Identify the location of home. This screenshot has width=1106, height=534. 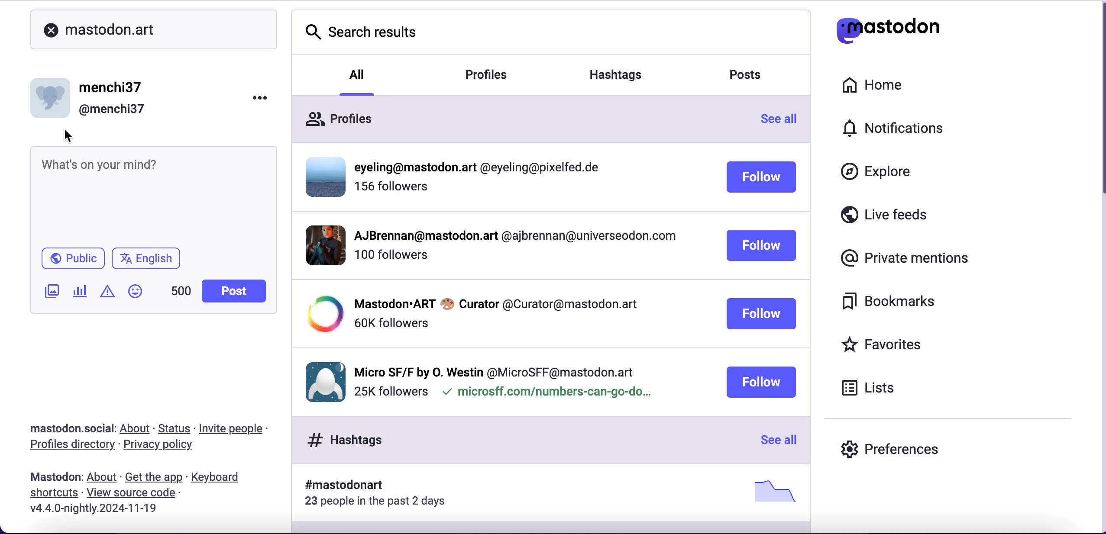
(874, 87).